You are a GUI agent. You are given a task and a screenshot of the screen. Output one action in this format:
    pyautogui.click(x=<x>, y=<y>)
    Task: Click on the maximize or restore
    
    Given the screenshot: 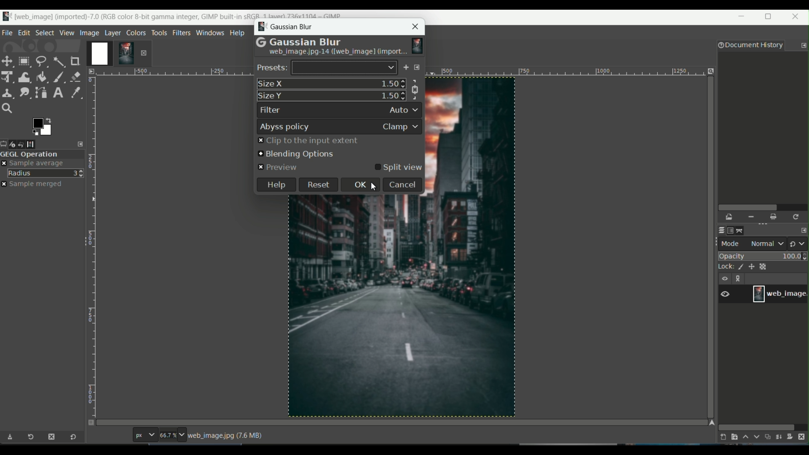 What is the action you would take?
    pyautogui.click(x=771, y=16)
    